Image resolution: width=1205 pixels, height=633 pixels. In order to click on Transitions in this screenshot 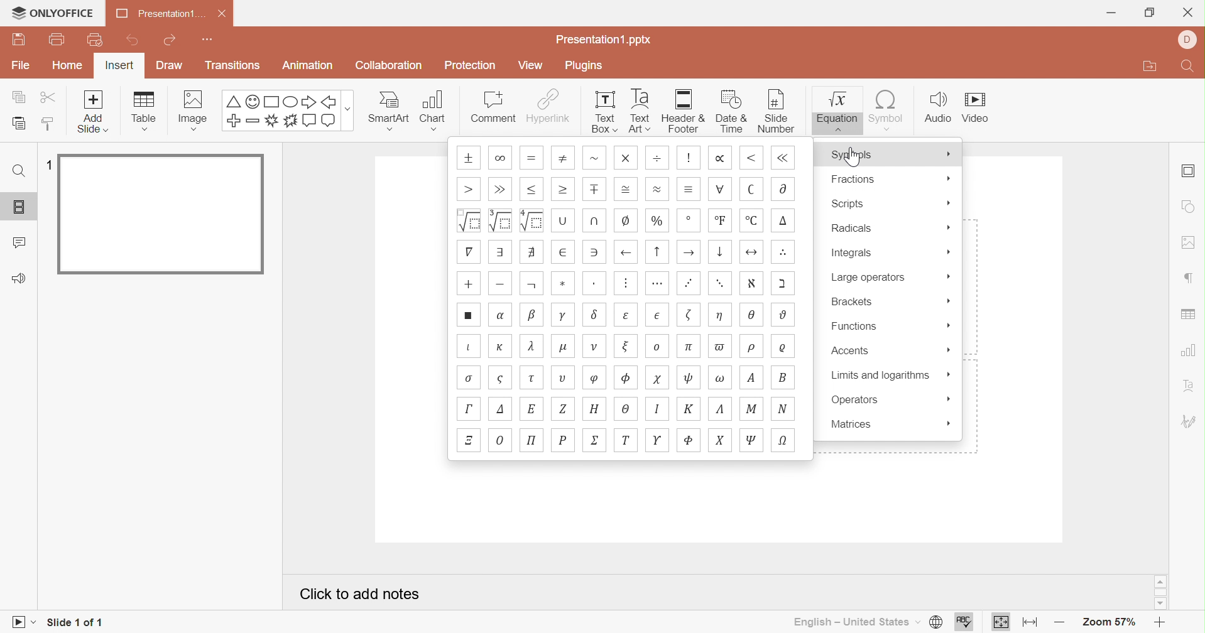, I will do `click(233, 65)`.